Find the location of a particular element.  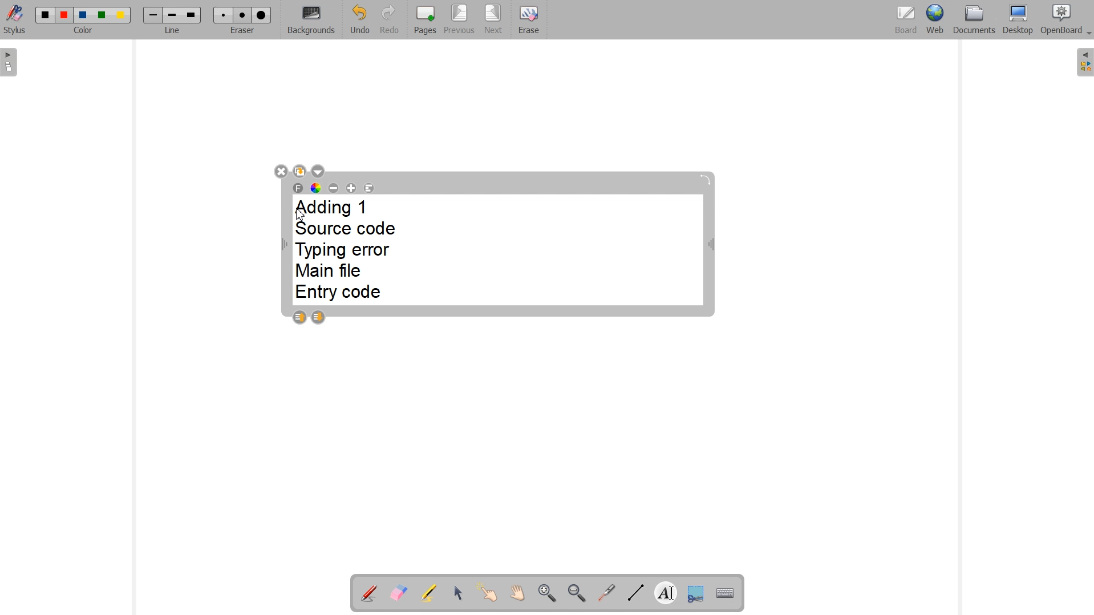

Line is located at coordinates (173, 31).